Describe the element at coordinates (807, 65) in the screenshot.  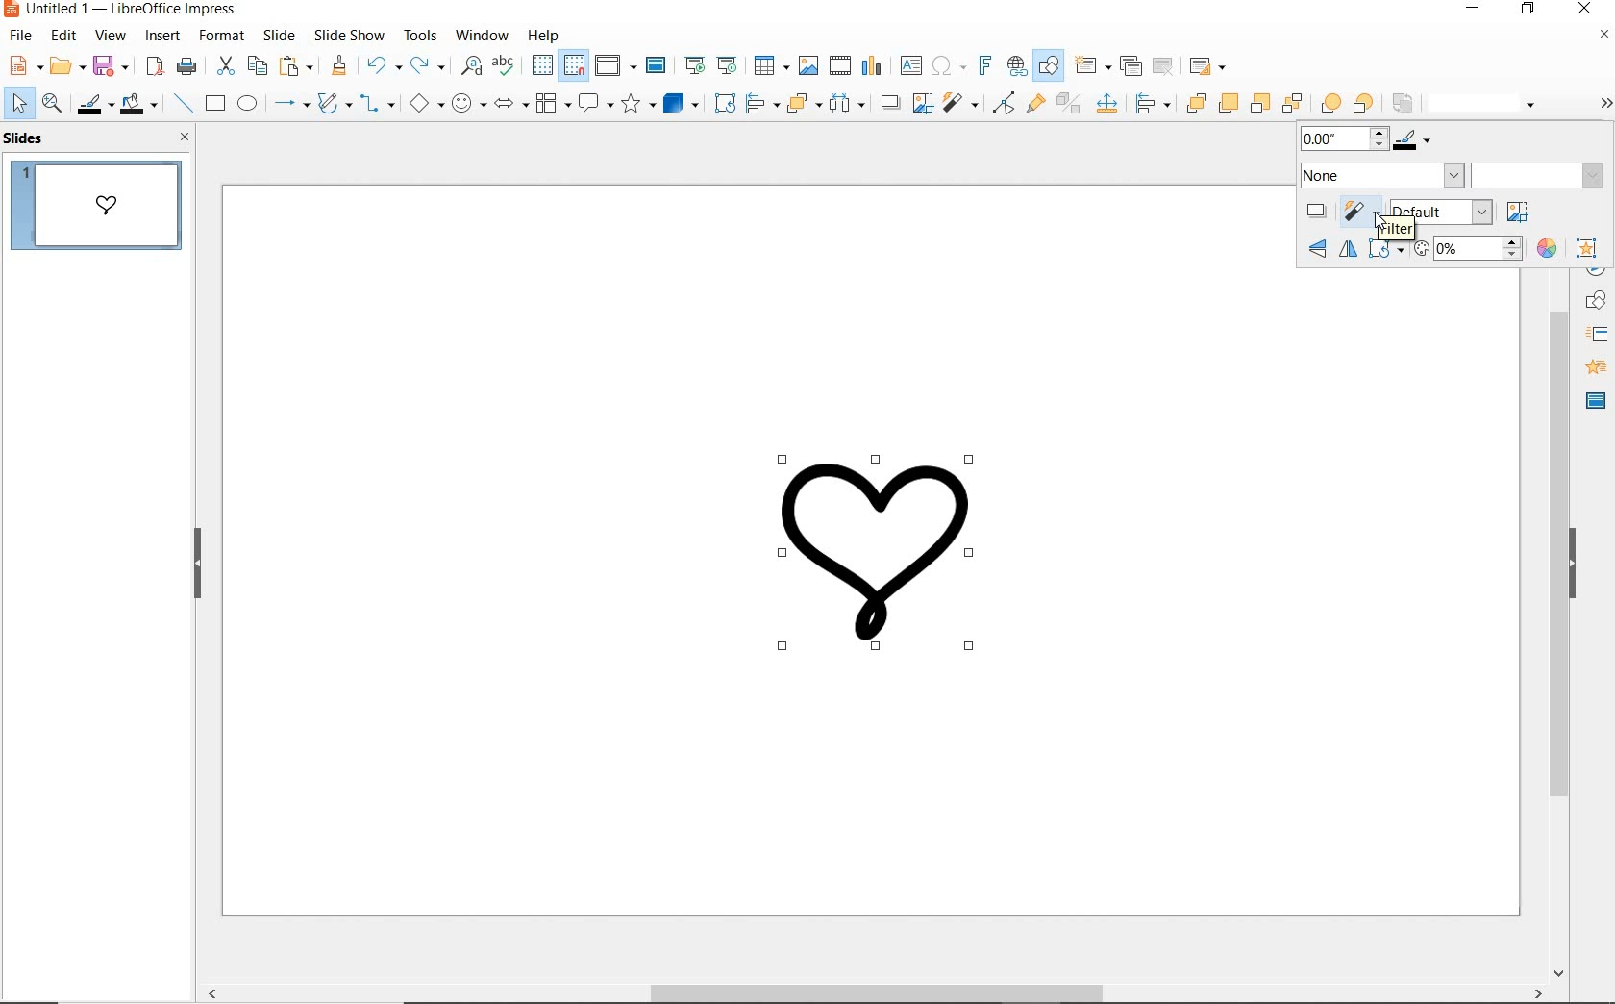
I see `insert image` at that location.